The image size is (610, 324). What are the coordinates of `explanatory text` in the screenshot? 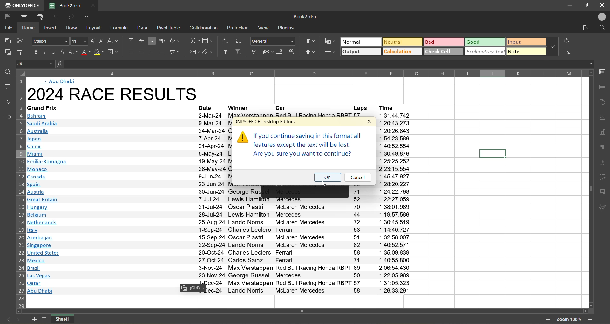 It's located at (485, 52).